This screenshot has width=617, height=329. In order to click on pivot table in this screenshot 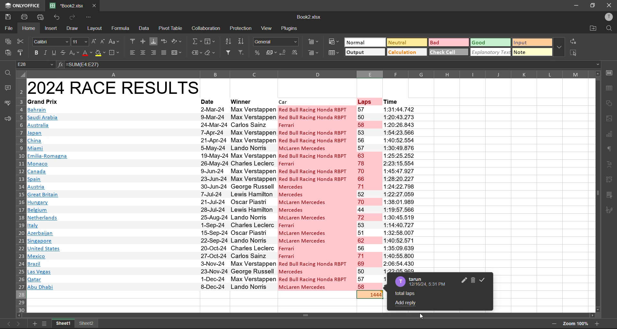, I will do `click(172, 29)`.